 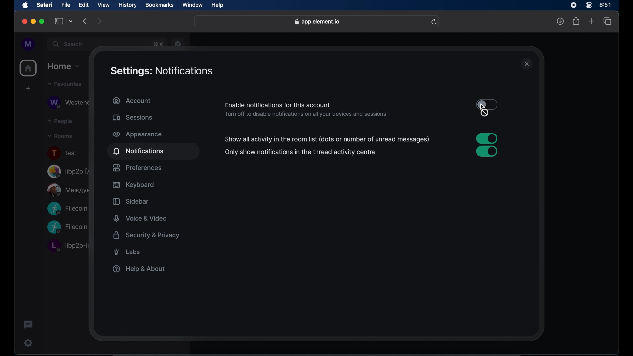 I want to click on toggle button, so click(x=488, y=104).